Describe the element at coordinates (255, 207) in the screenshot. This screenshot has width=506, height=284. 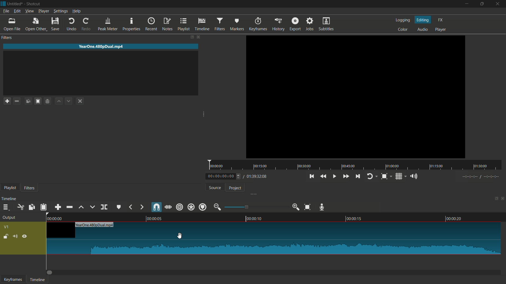
I see `adjustment bar` at that location.